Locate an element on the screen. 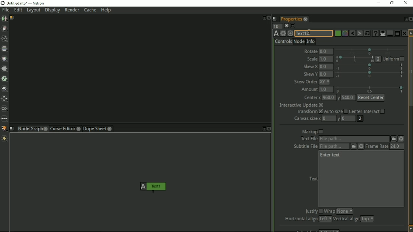  none is located at coordinates (345, 211).